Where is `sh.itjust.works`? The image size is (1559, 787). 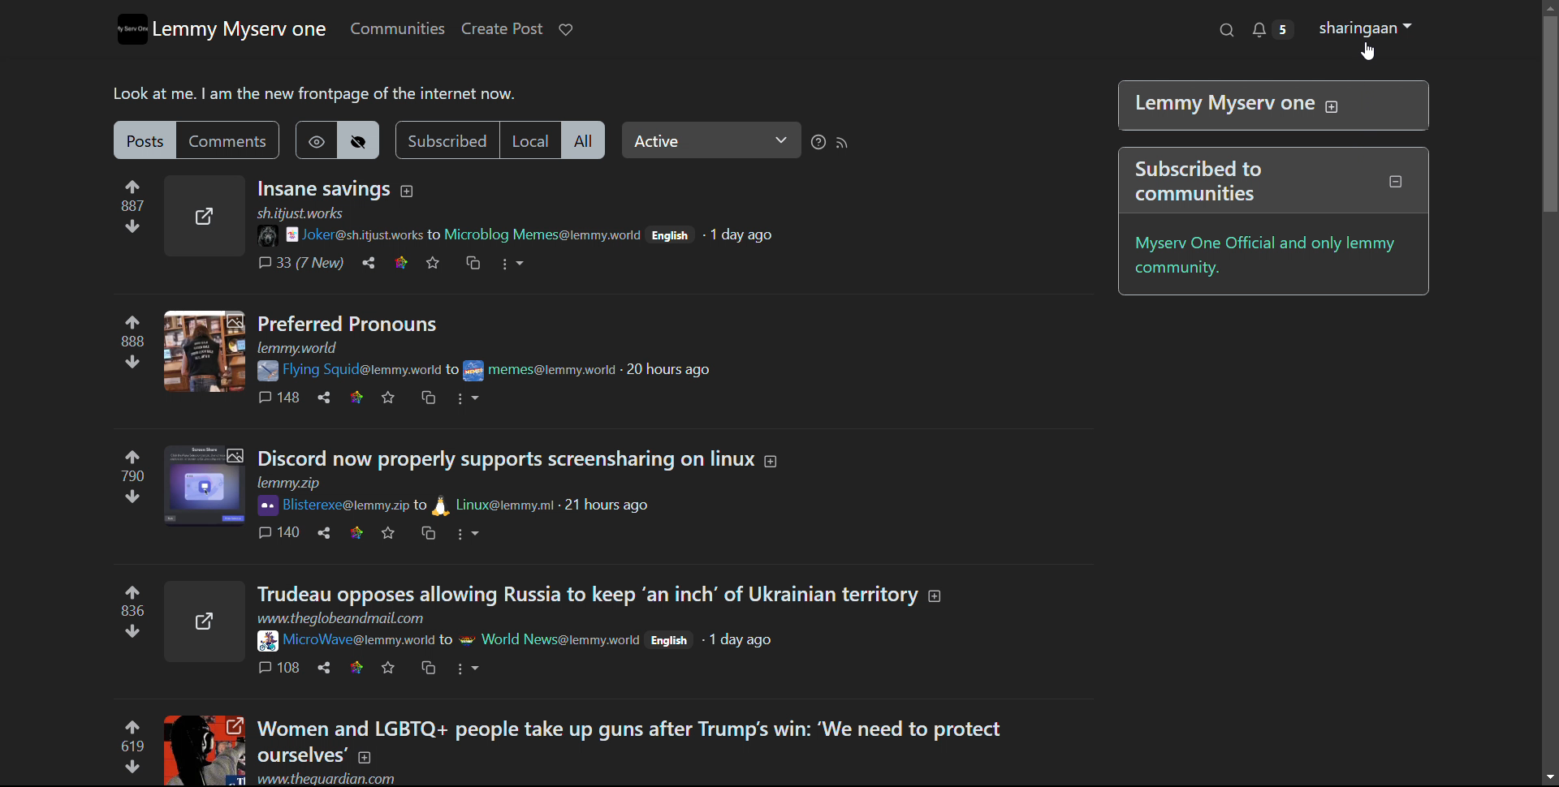
sh.itjust.works is located at coordinates (302, 213).